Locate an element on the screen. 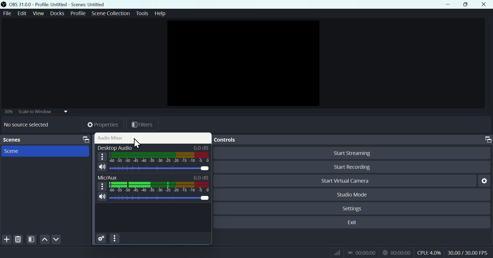 Image resolution: width=493 pixels, height=258 pixels. (un)mute is located at coordinates (102, 167).